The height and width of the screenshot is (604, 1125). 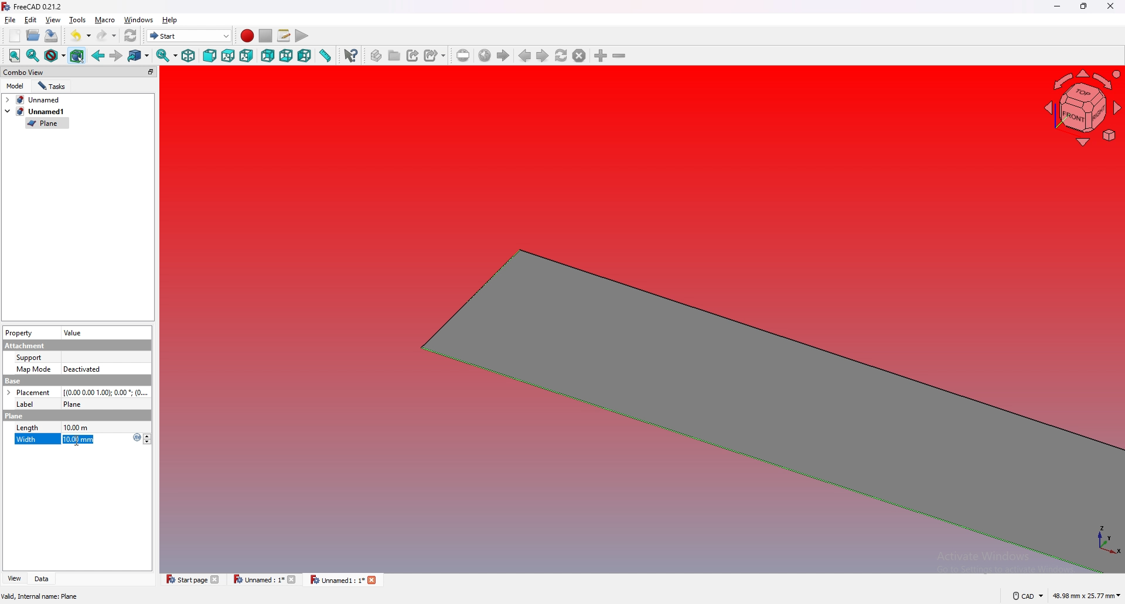 What do you see at coordinates (77, 56) in the screenshot?
I see `bounding box` at bounding box center [77, 56].